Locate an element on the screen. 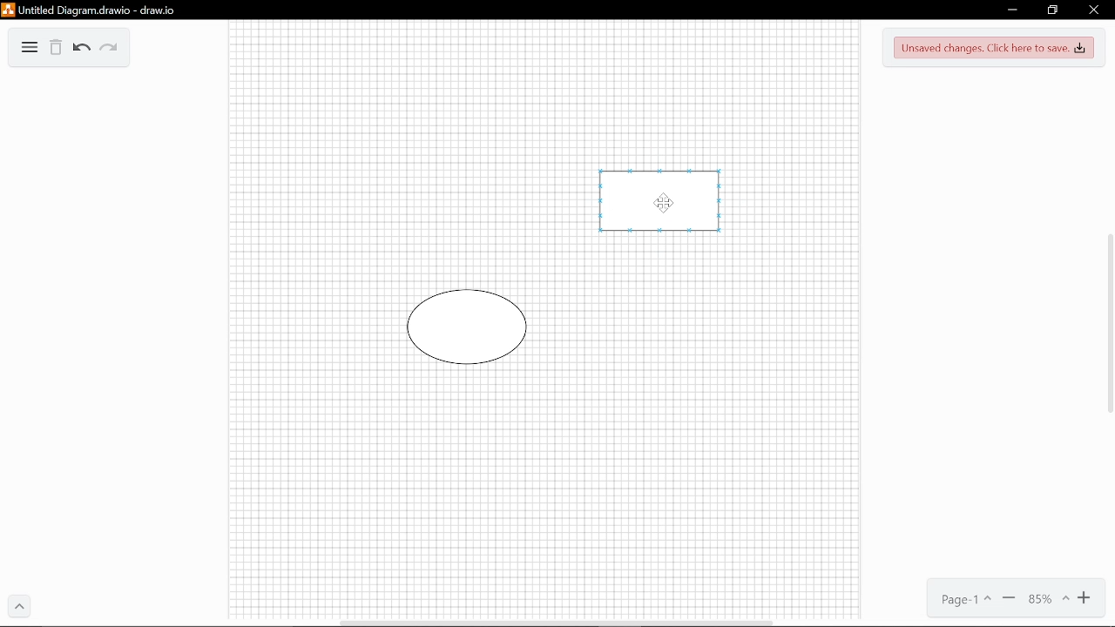  Expand menu is located at coordinates (20, 608).